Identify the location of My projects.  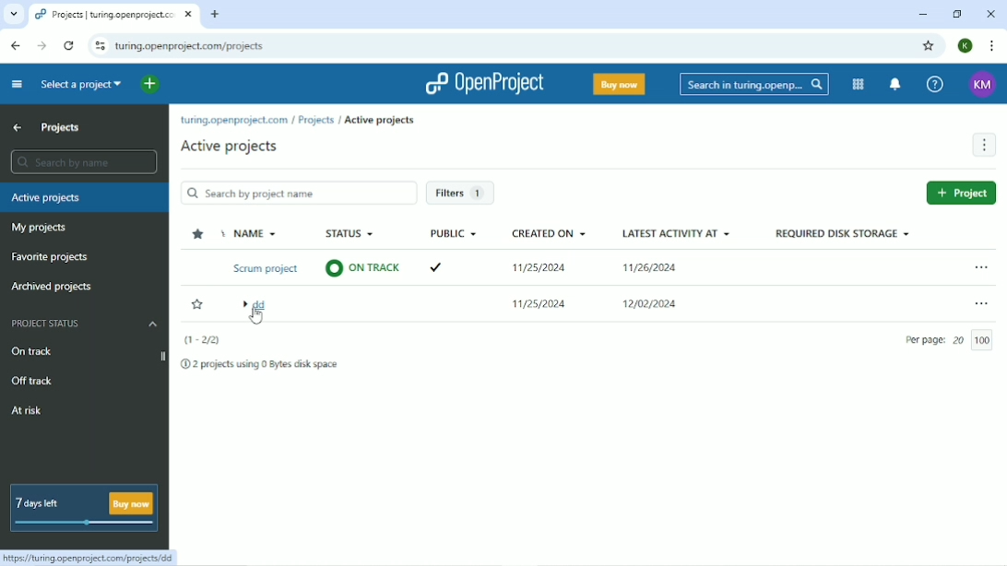
(43, 228).